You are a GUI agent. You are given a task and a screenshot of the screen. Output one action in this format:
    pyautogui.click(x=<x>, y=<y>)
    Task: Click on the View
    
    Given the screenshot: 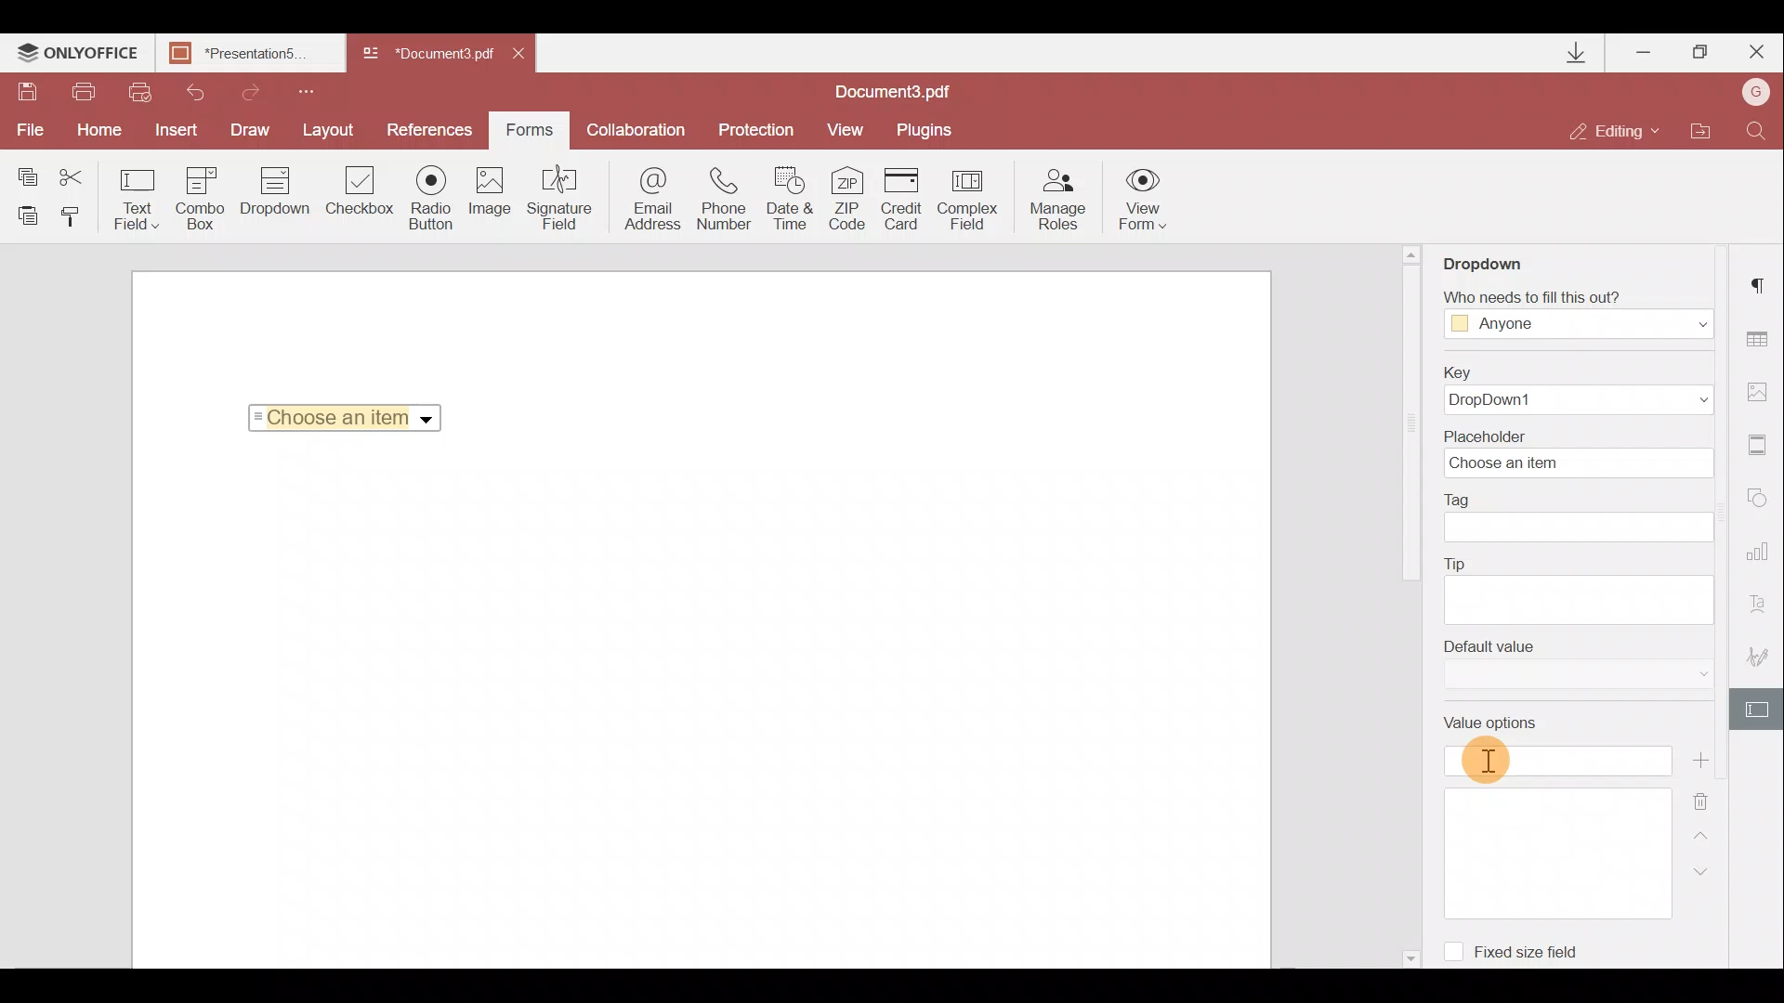 What is the action you would take?
    pyautogui.click(x=846, y=128)
    